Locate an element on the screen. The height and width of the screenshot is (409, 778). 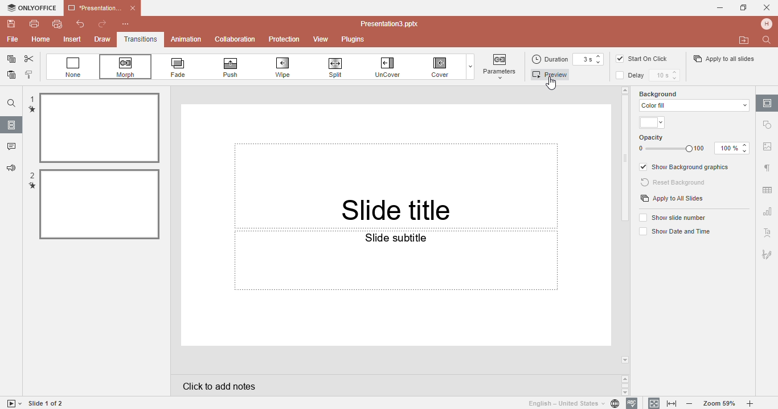
Comments is located at coordinates (11, 148).